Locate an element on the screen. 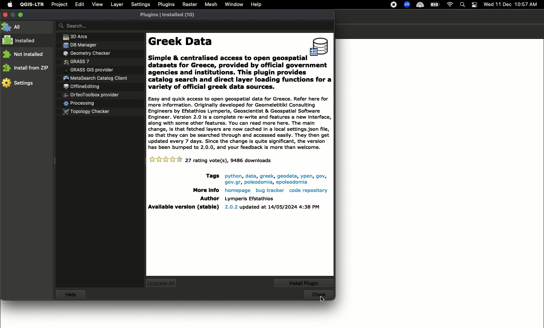  Greek data is located at coordinates (228, 48).